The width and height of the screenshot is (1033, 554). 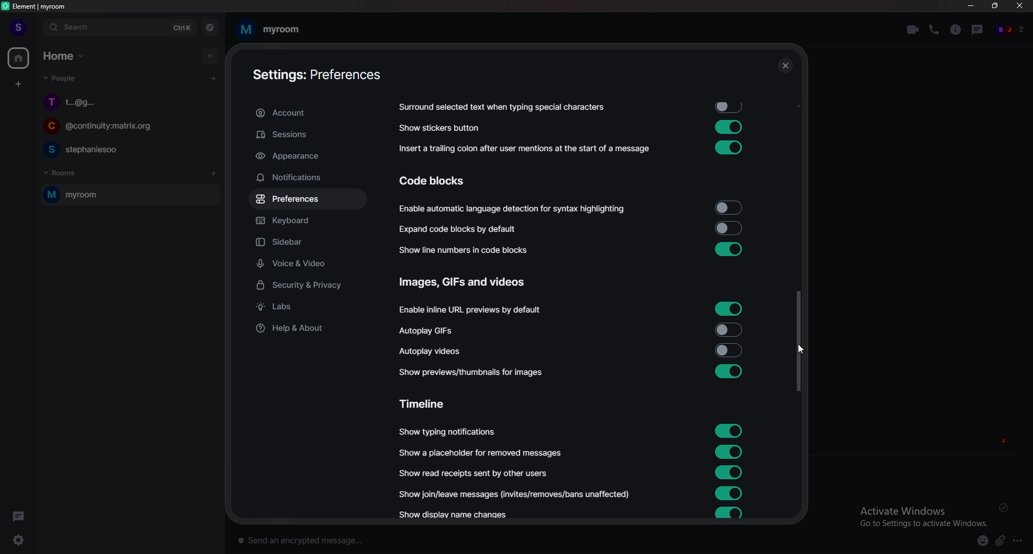 What do you see at coordinates (1020, 8) in the screenshot?
I see `close` at bounding box center [1020, 8].